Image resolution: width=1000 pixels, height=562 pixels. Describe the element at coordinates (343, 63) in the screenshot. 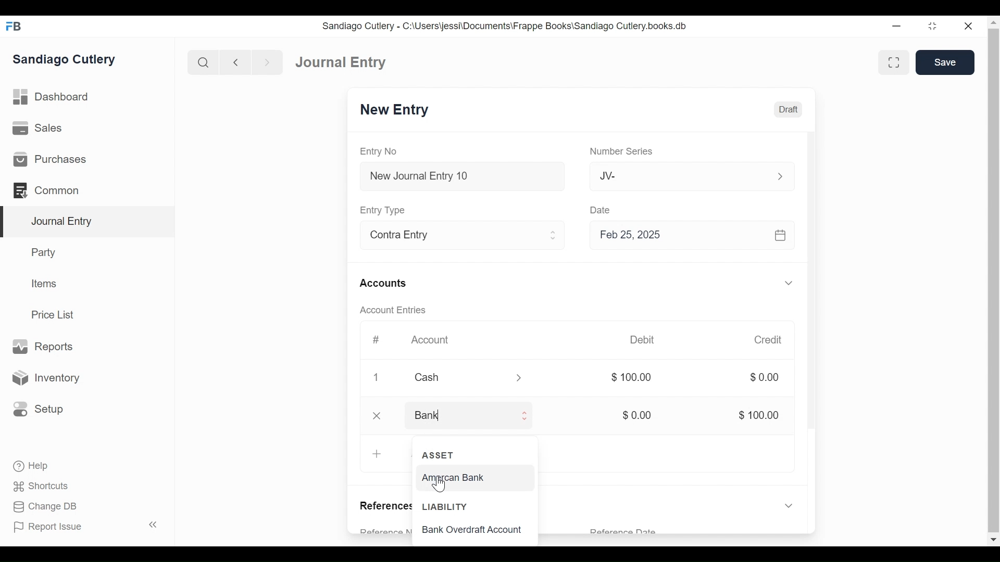

I see `Journal Entry` at that location.